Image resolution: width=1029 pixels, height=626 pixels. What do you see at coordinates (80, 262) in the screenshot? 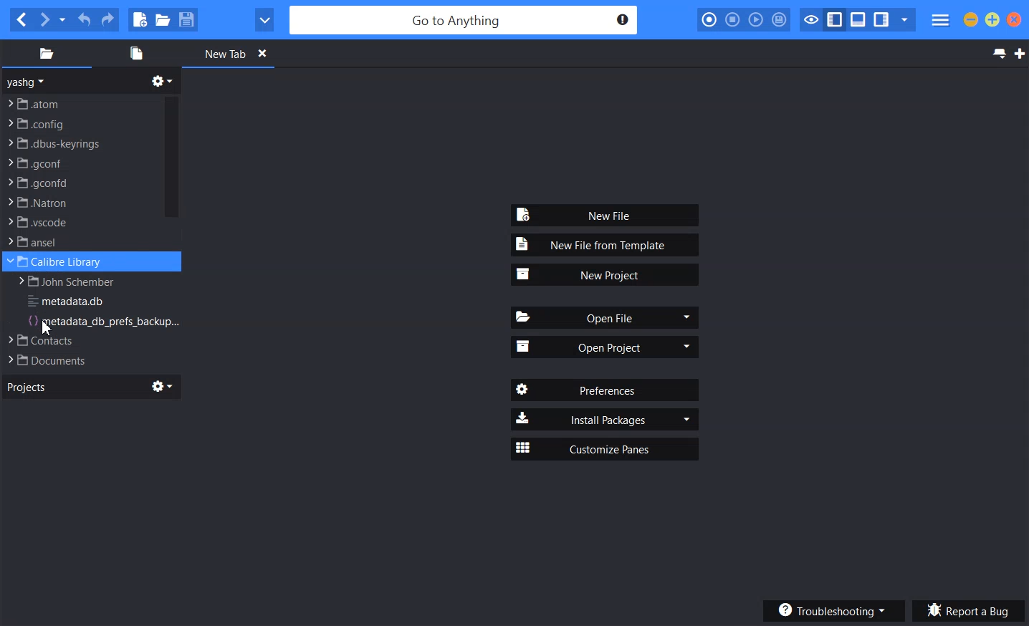
I see `File` at bounding box center [80, 262].